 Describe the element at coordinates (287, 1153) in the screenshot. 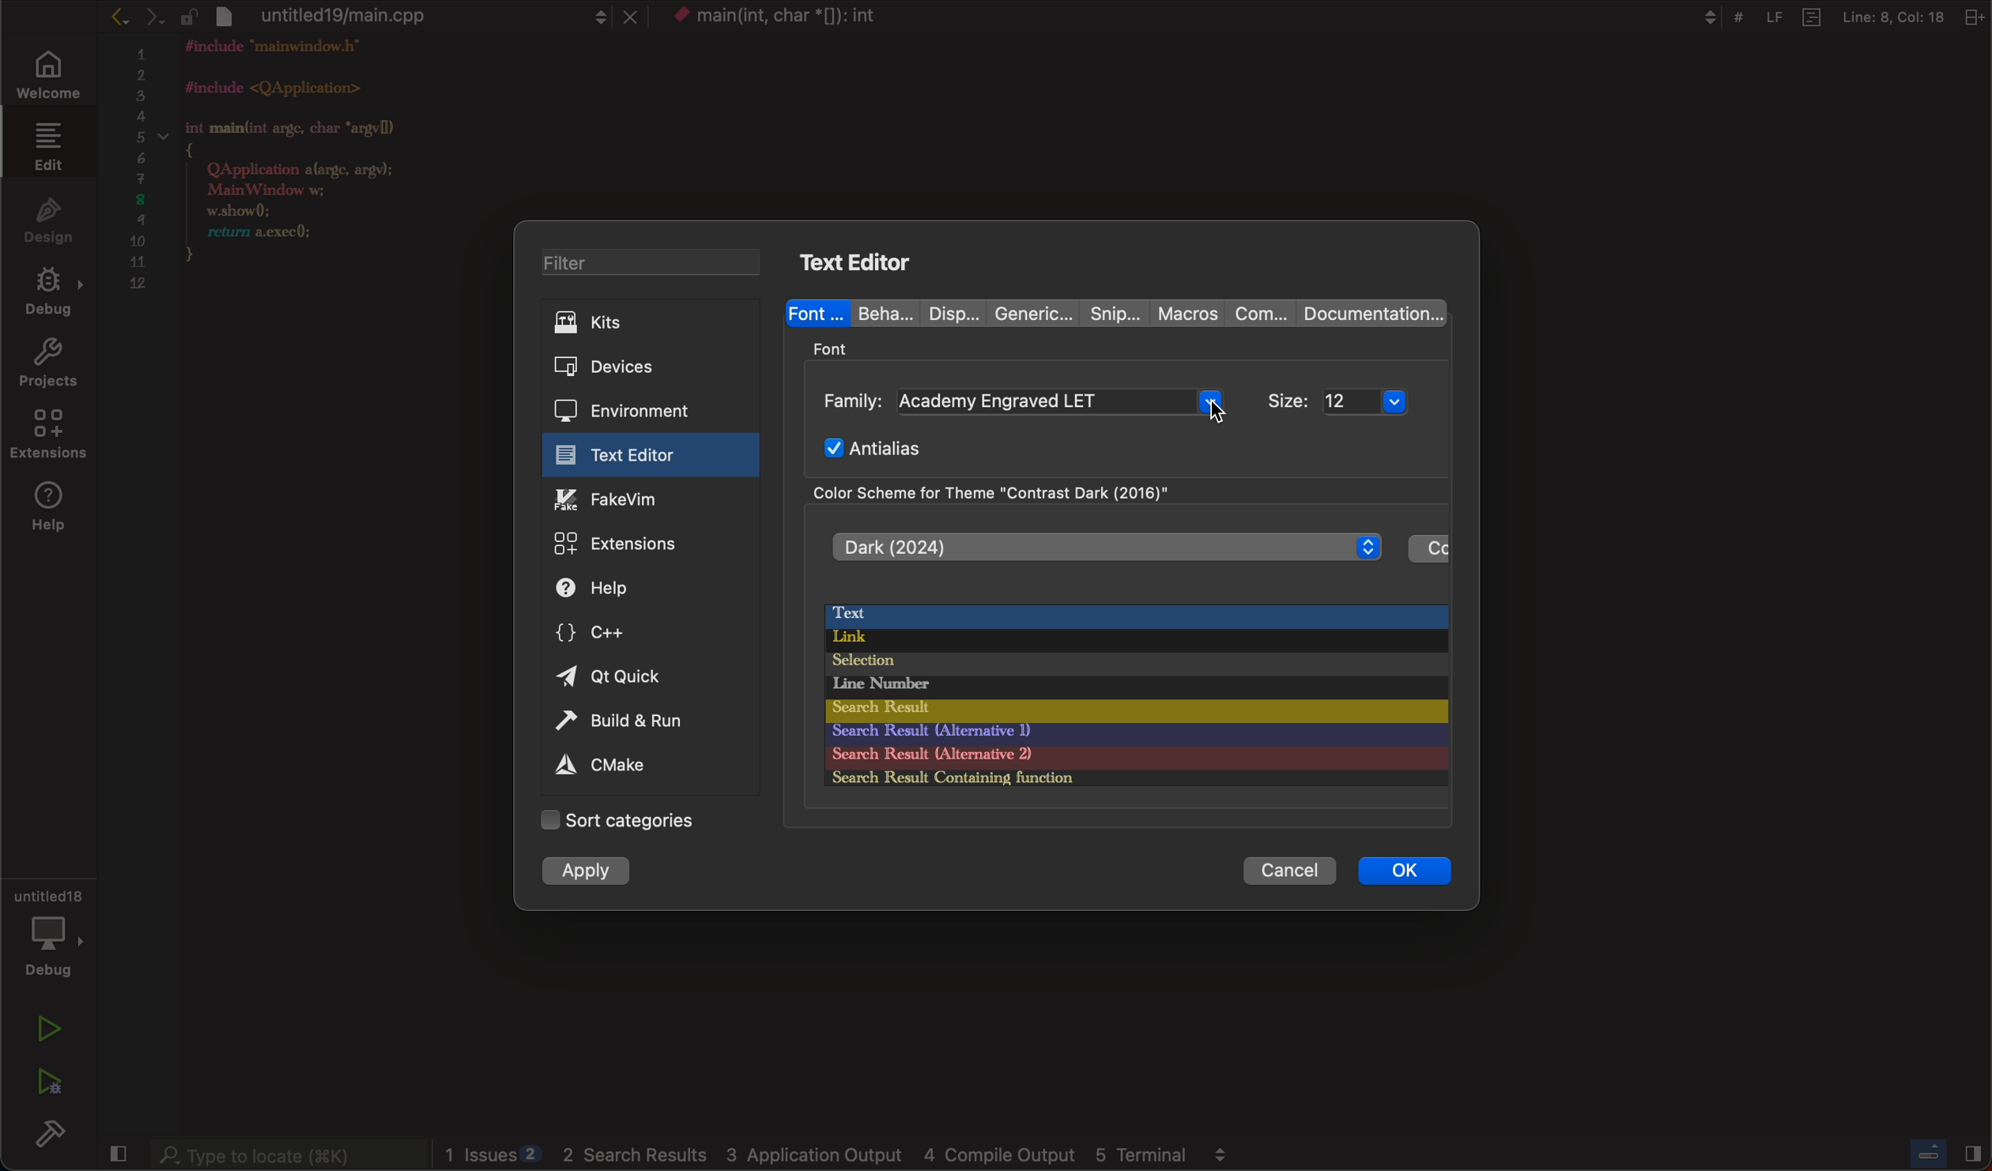

I see `searchbar` at that location.